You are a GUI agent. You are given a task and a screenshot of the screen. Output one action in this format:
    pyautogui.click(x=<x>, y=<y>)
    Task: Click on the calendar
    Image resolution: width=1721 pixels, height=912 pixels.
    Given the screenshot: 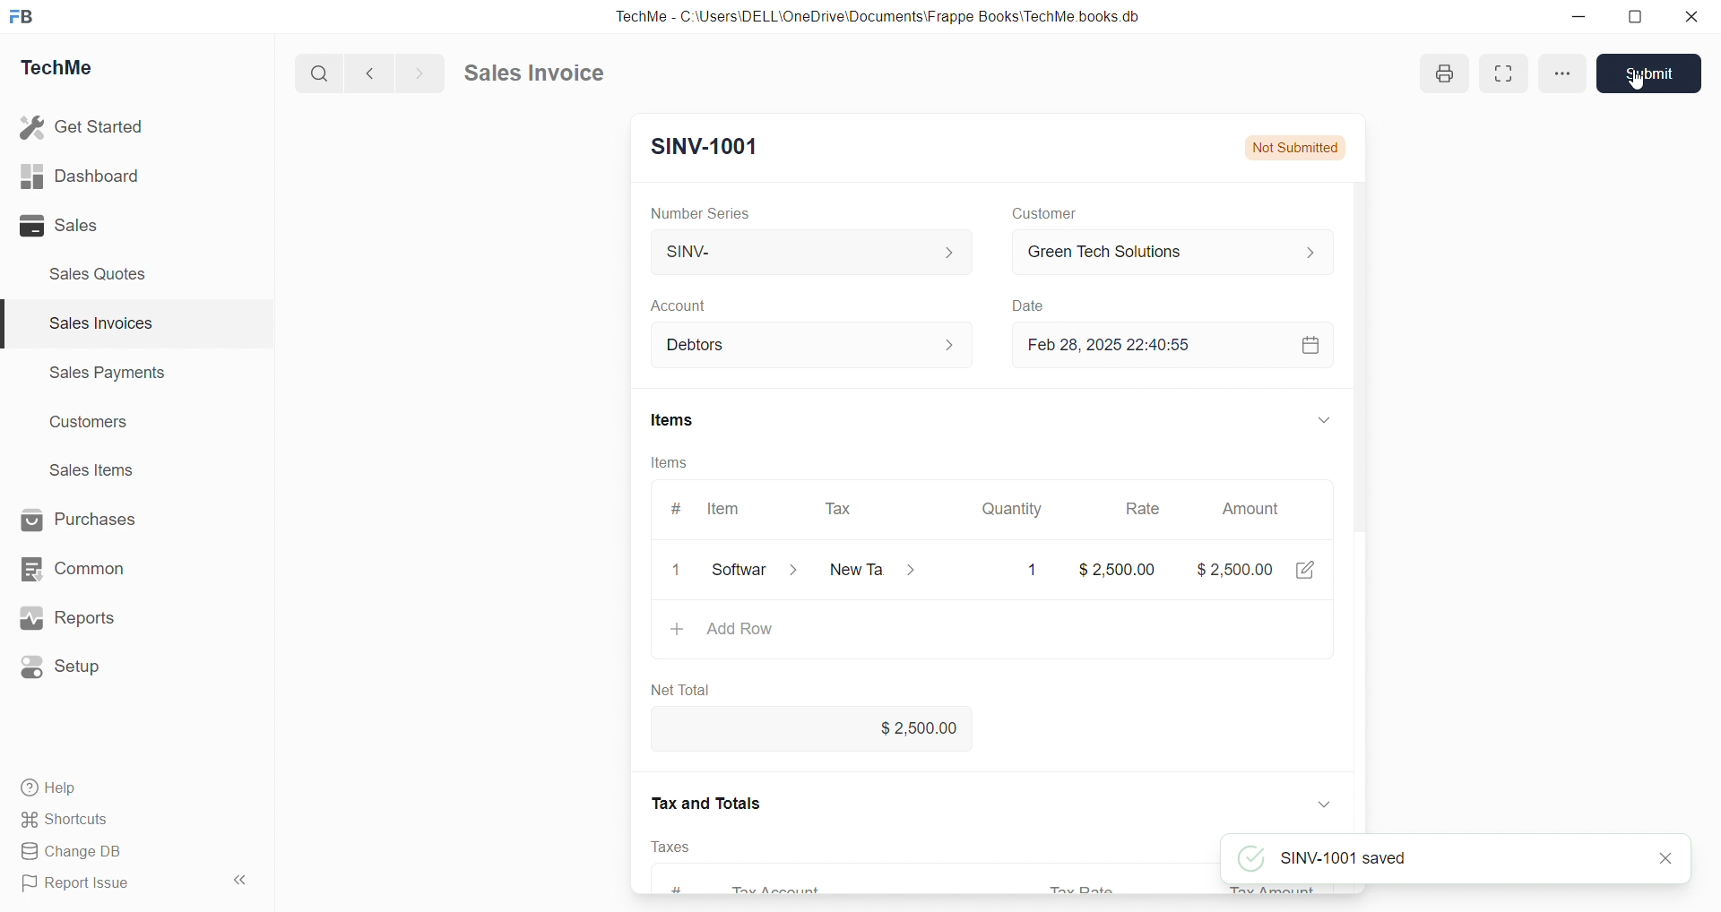 What is the action you would take?
    pyautogui.click(x=1310, y=345)
    